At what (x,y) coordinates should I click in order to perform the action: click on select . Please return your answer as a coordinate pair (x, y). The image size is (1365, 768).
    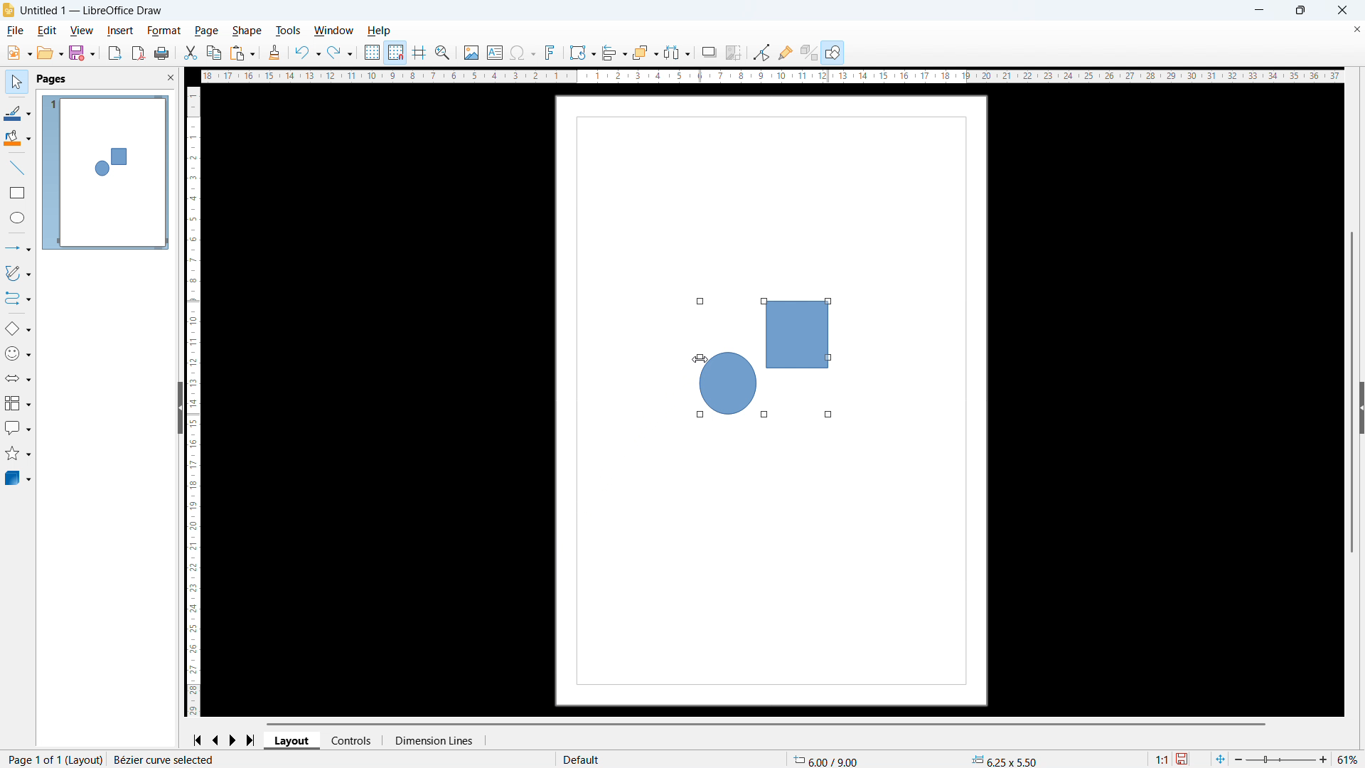
    Looking at the image, I should click on (18, 82).